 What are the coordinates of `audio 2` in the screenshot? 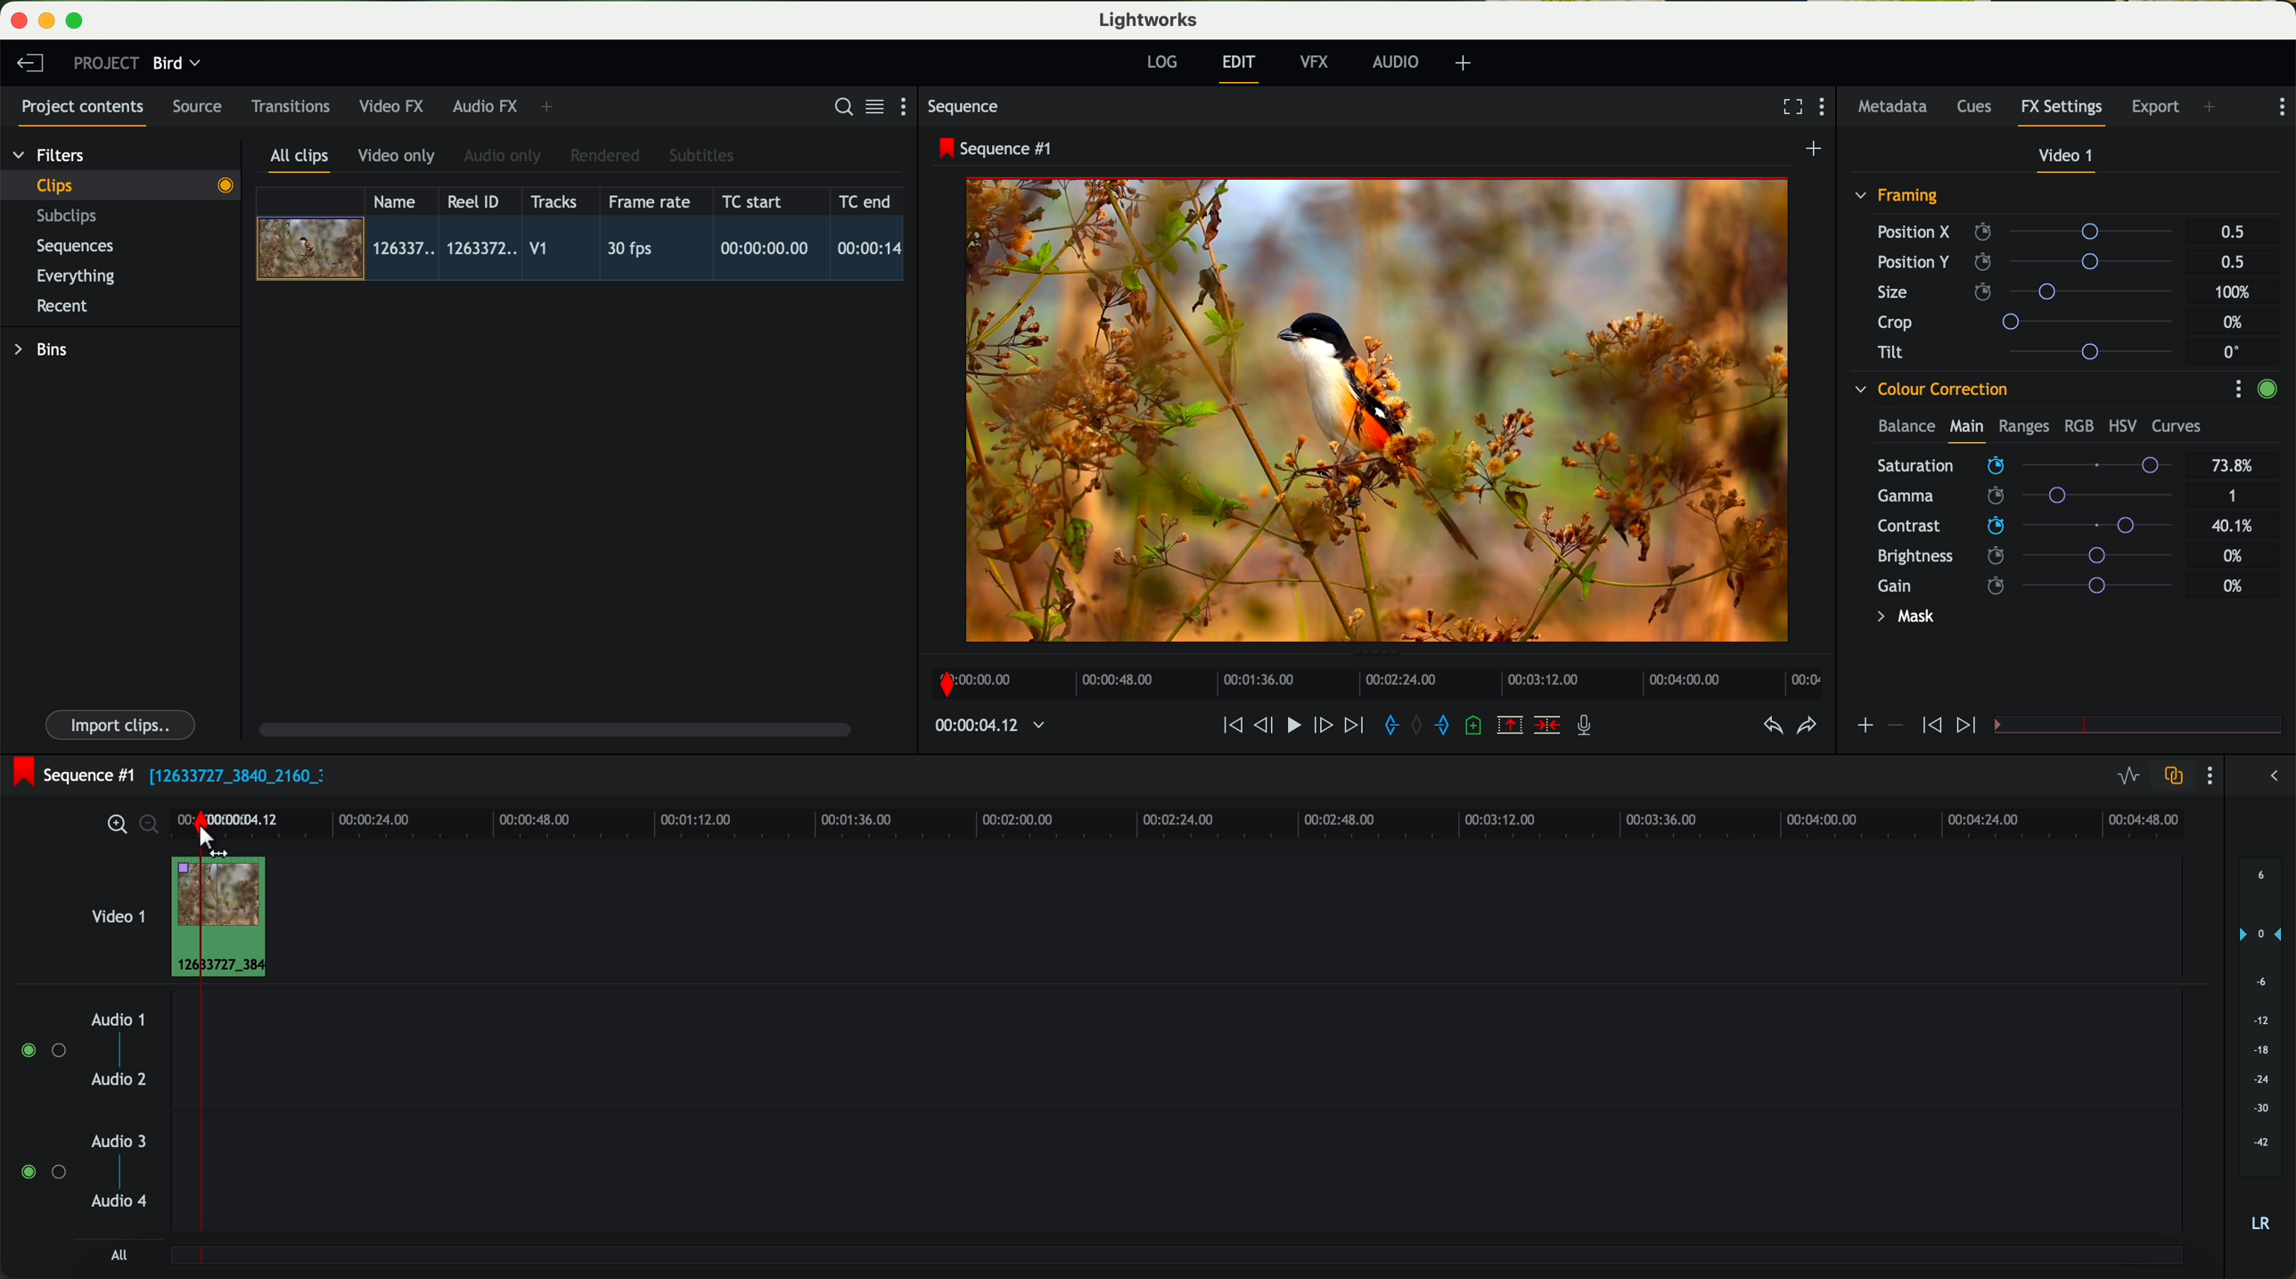 It's located at (120, 1080).